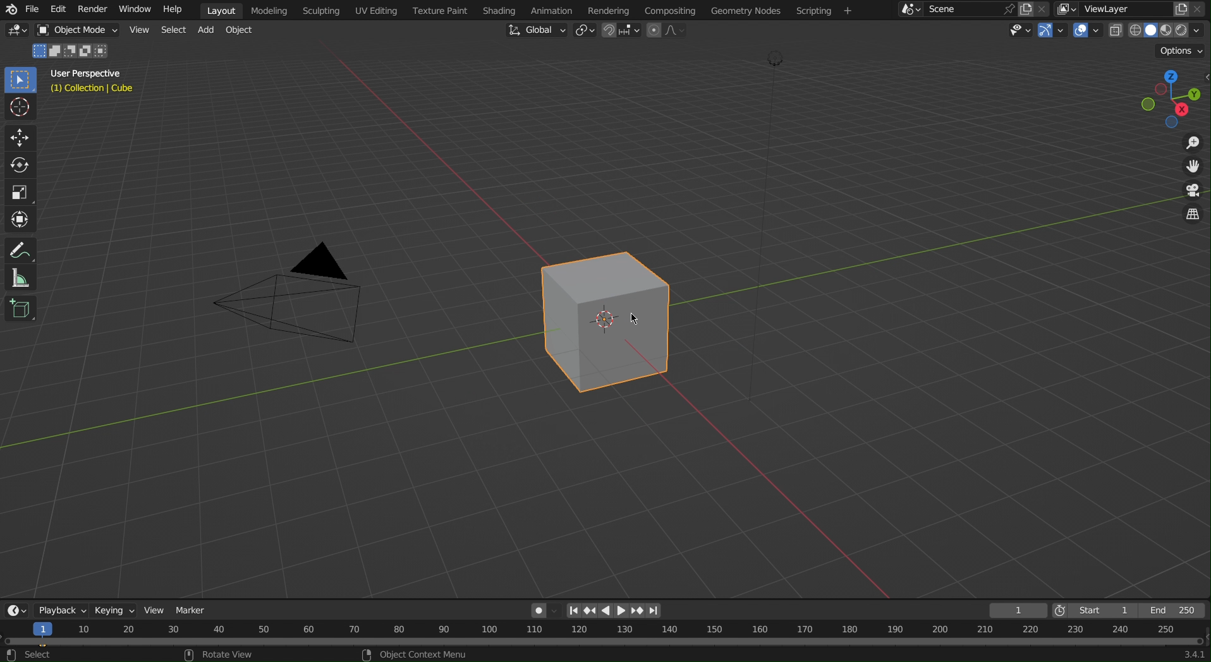 The width and height of the screenshot is (1211, 662). What do you see at coordinates (88, 51) in the screenshot?
I see `merge with no common thing` at bounding box center [88, 51].